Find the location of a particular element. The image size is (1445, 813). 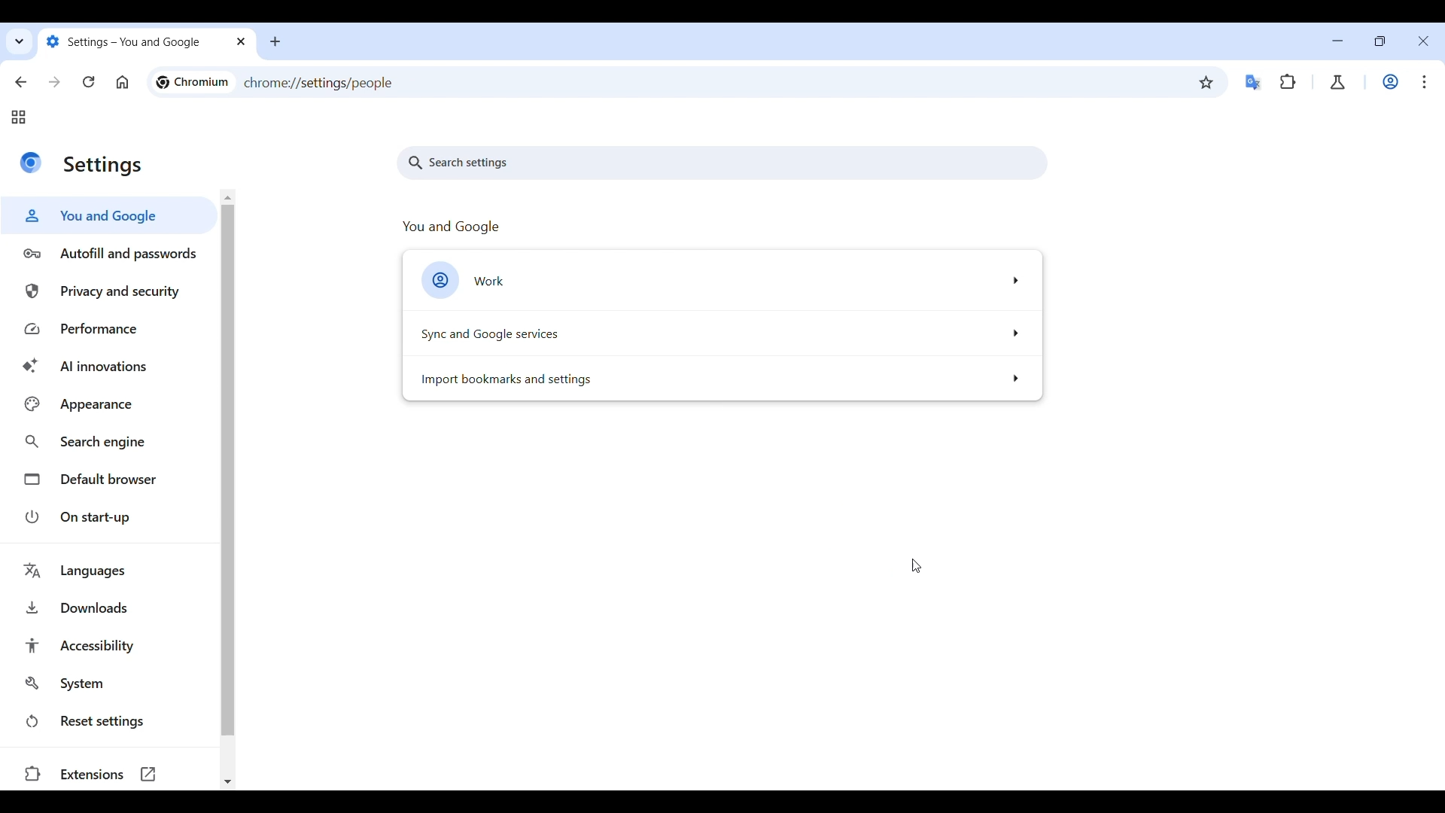

Vertical slide bar is located at coordinates (227, 470).